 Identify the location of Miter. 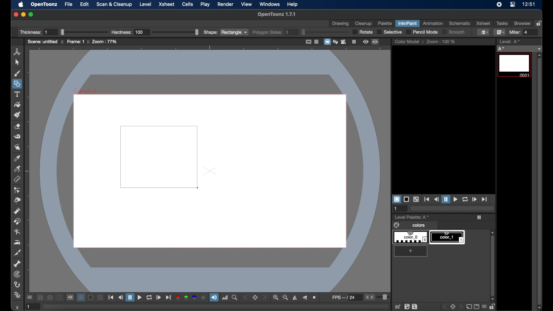
(522, 32).